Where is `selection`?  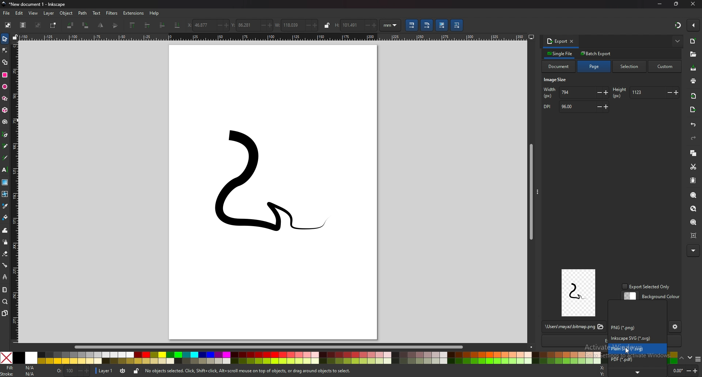 selection is located at coordinates (631, 66).